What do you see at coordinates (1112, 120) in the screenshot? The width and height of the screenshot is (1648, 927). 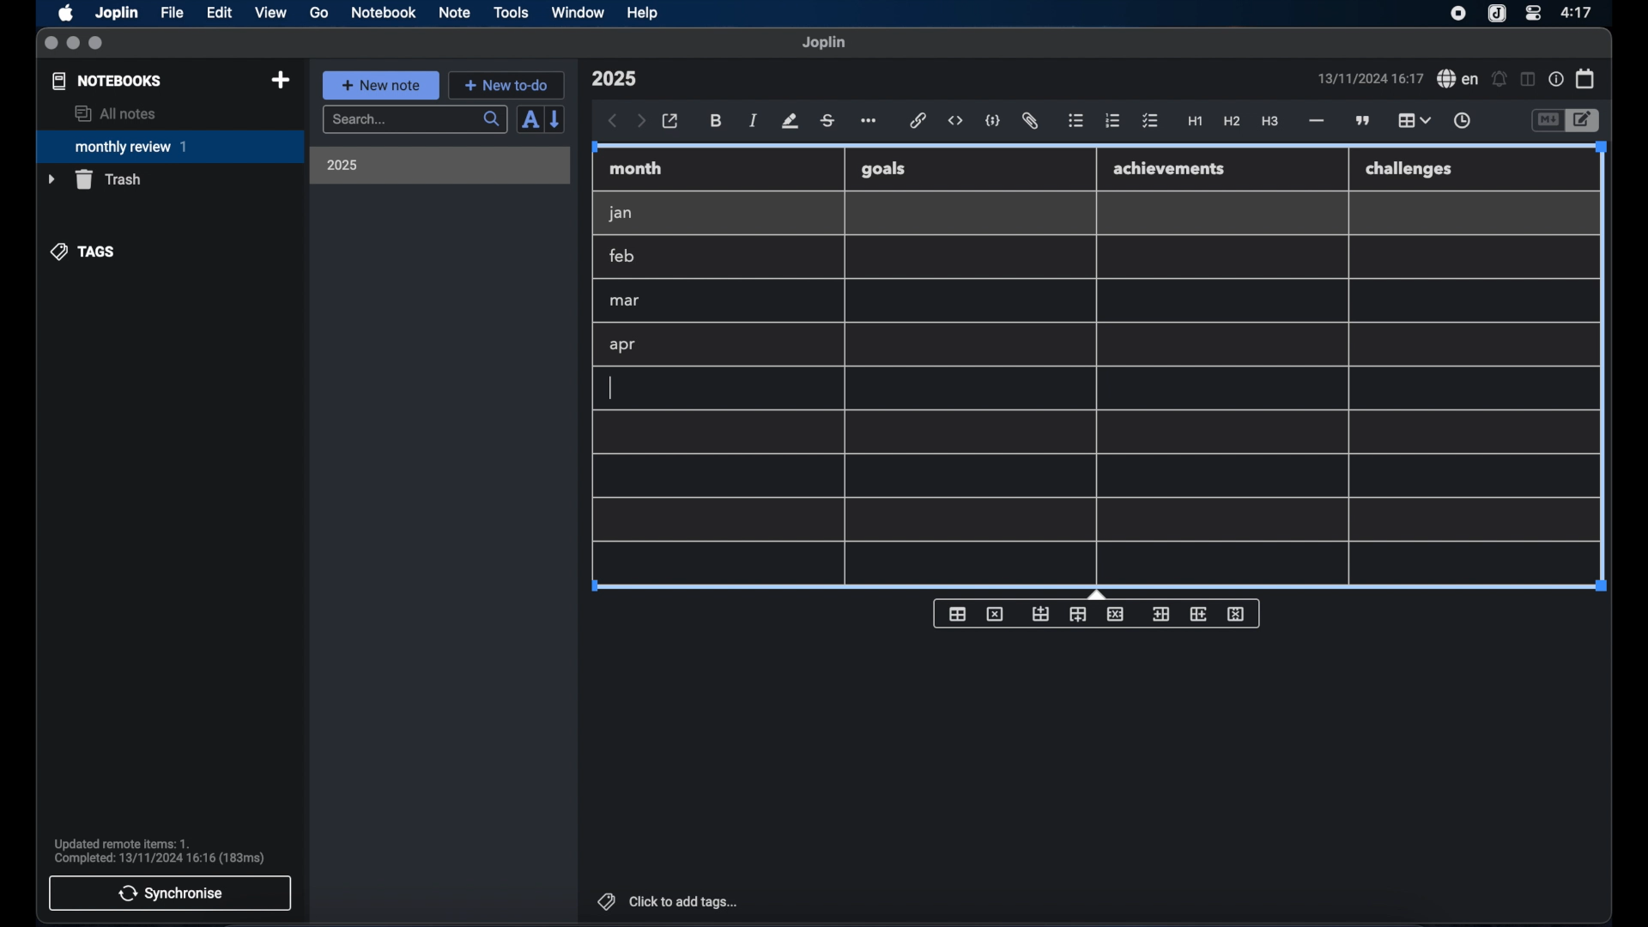 I see `numbered list` at bounding box center [1112, 120].